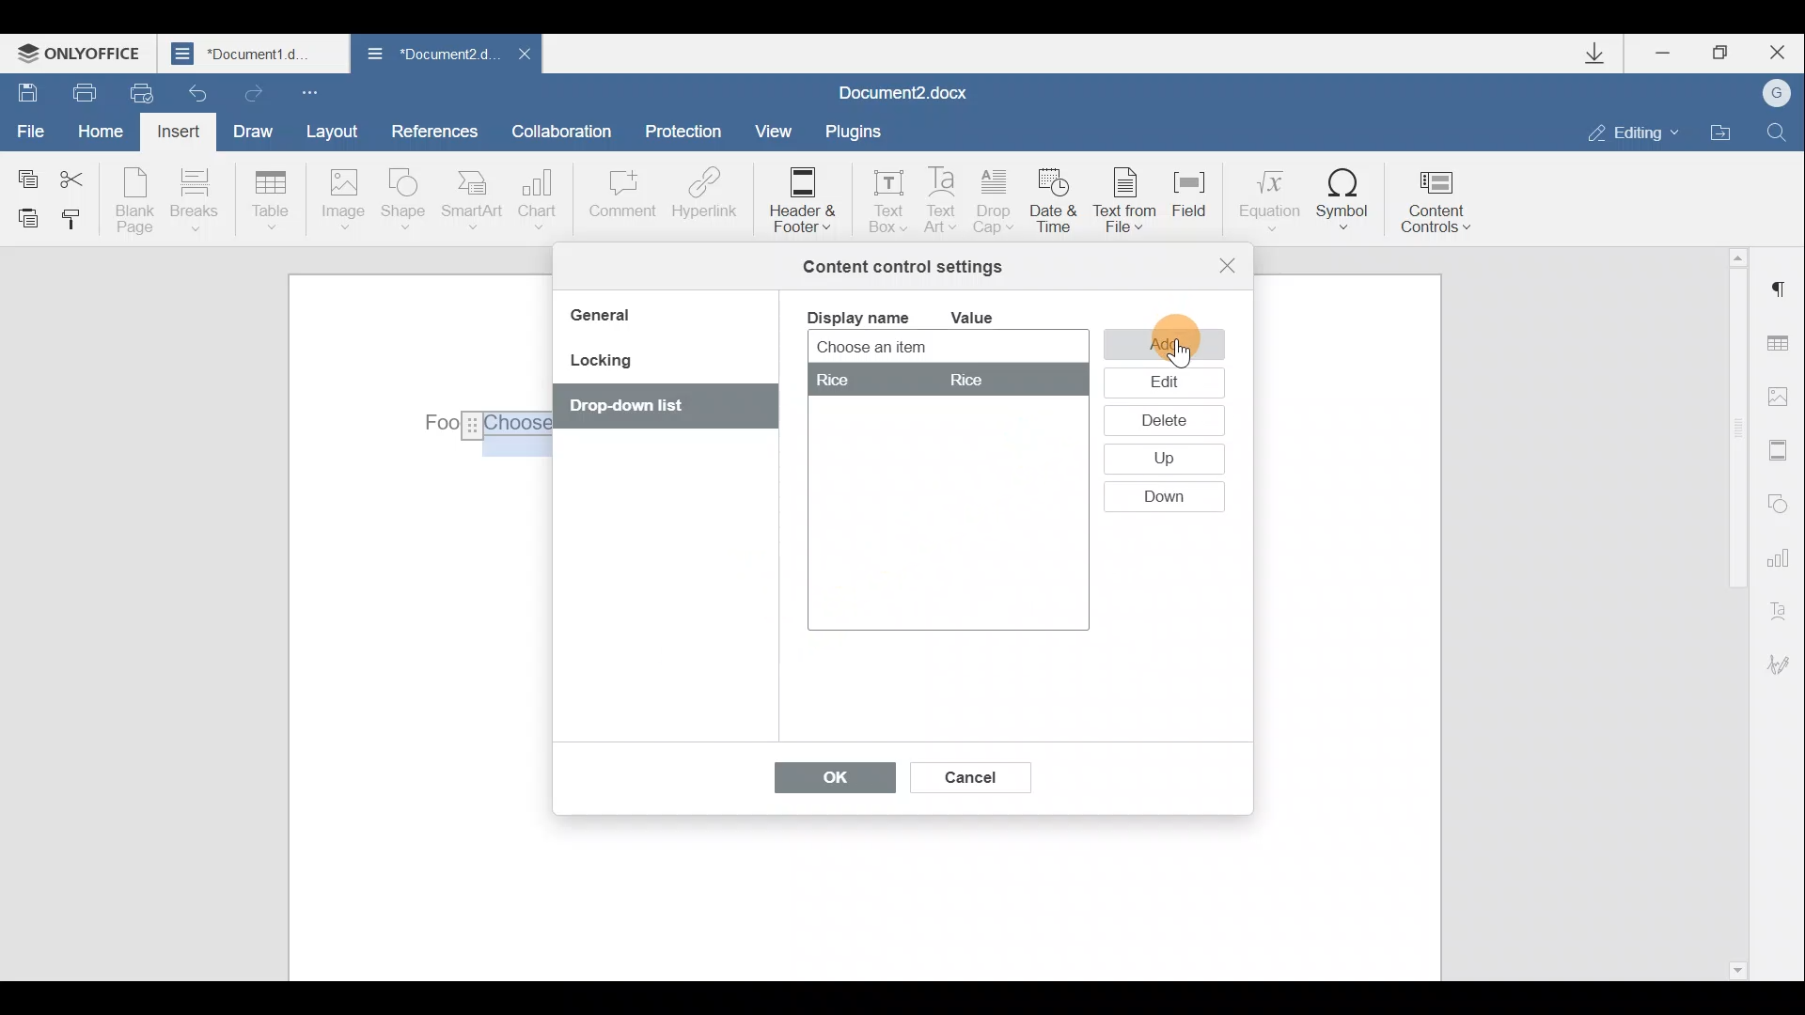  Describe the element at coordinates (607, 318) in the screenshot. I see `General` at that location.